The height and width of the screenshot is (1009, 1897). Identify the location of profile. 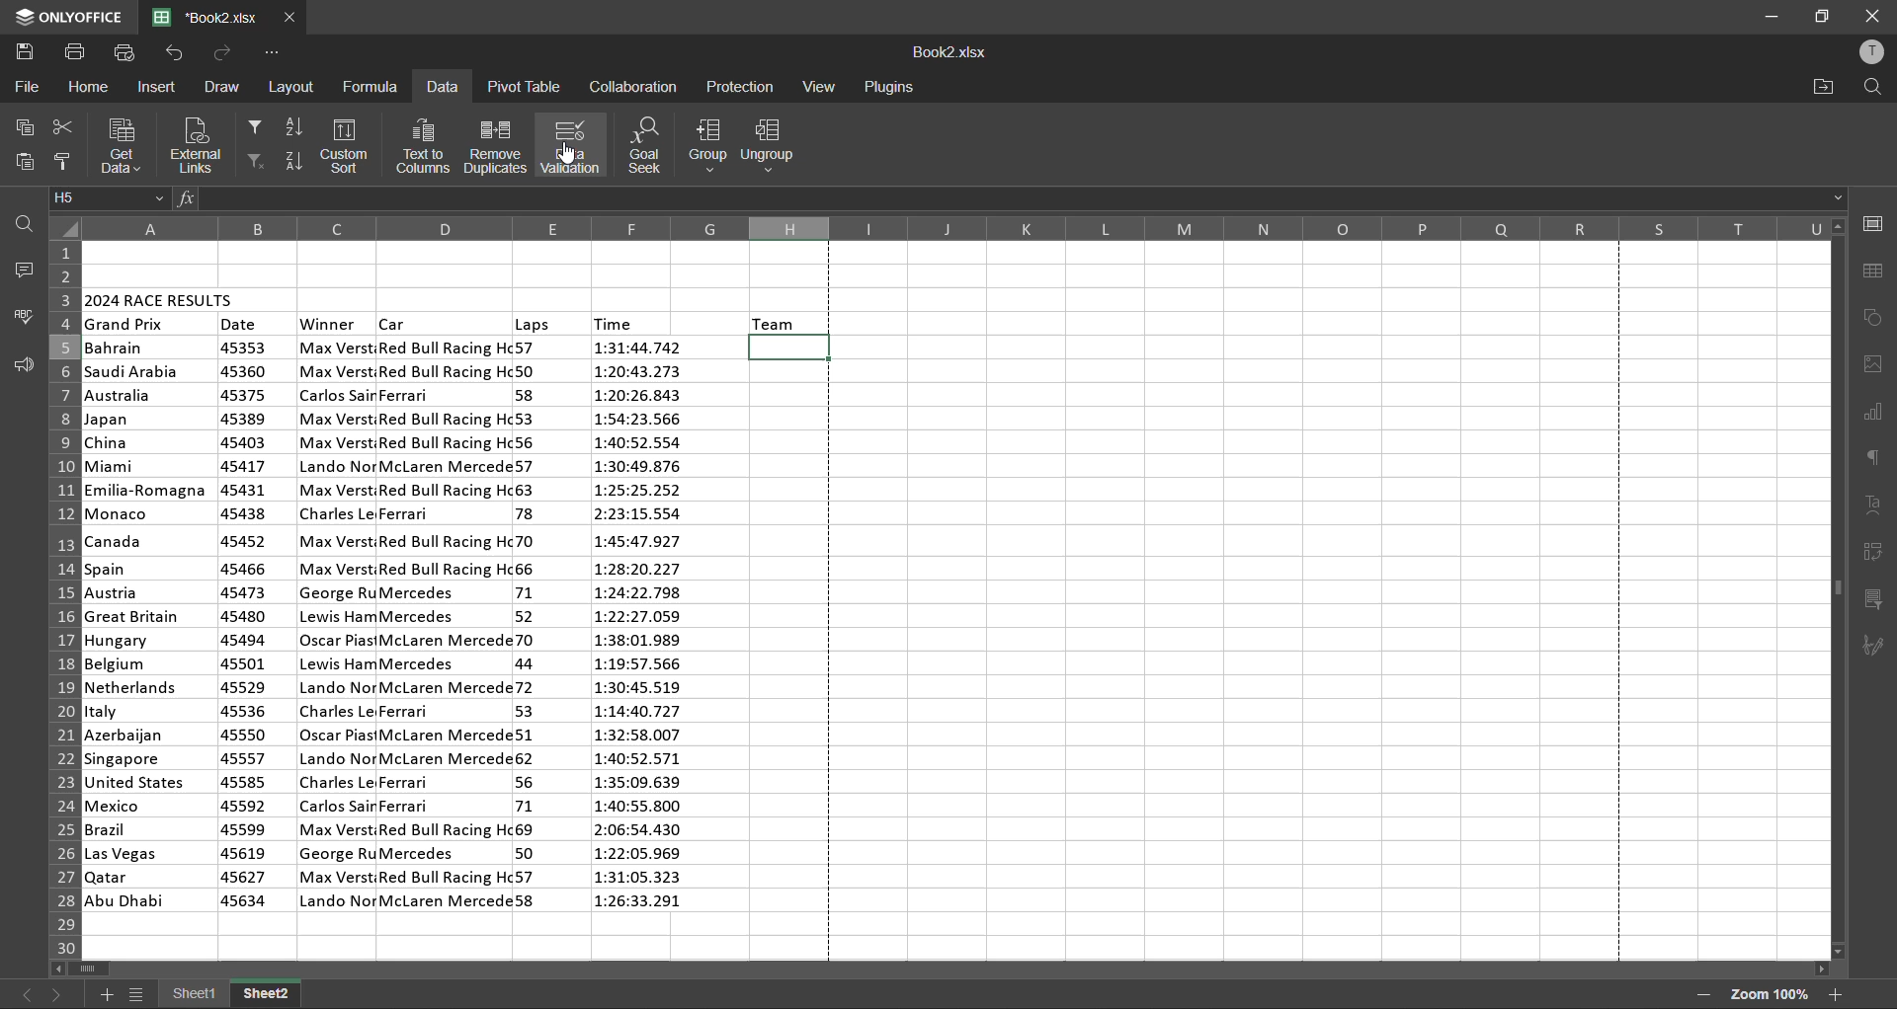
(1870, 55).